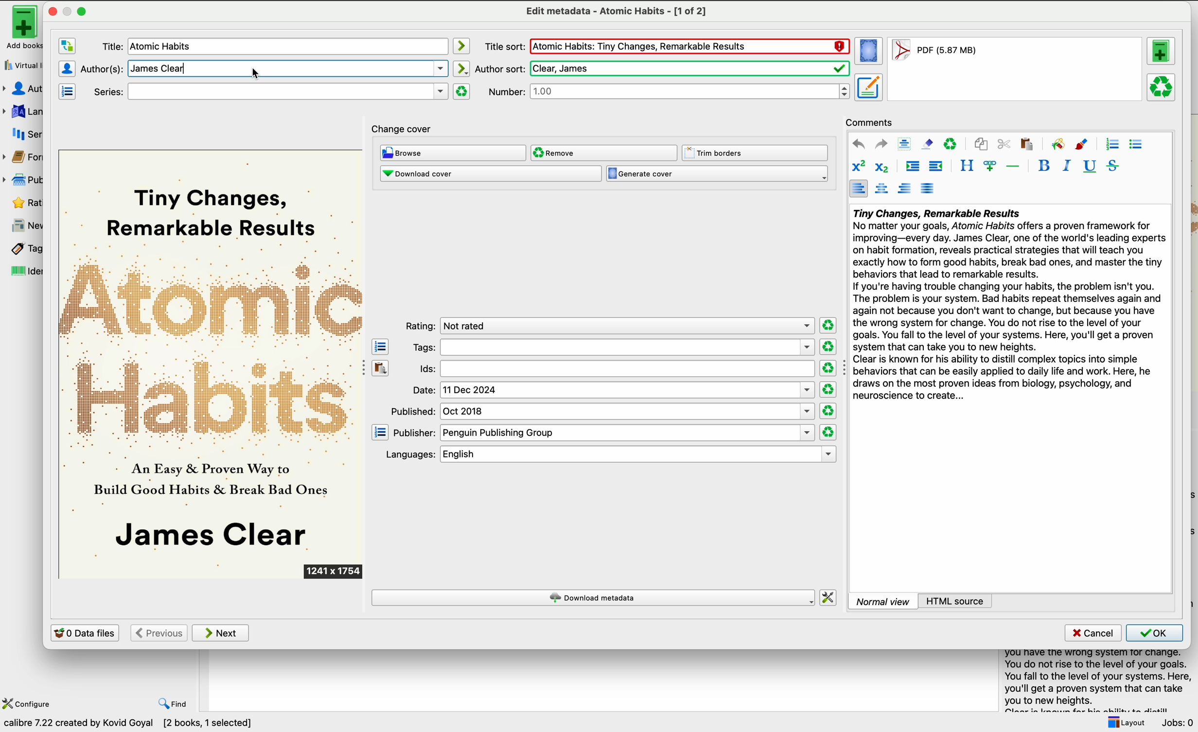 This screenshot has width=1198, height=732. What do you see at coordinates (165, 47) in the screenshot?
I see `title modified` at bounding box center [165, 47].